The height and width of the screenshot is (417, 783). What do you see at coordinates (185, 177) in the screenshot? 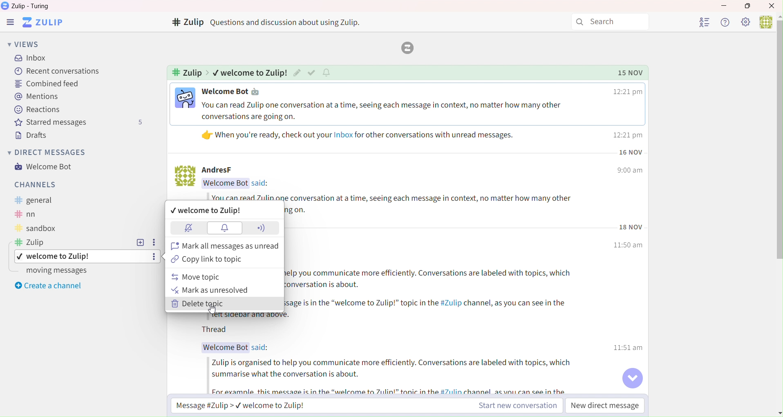
I see `Image` at bounding box center [185, 177].